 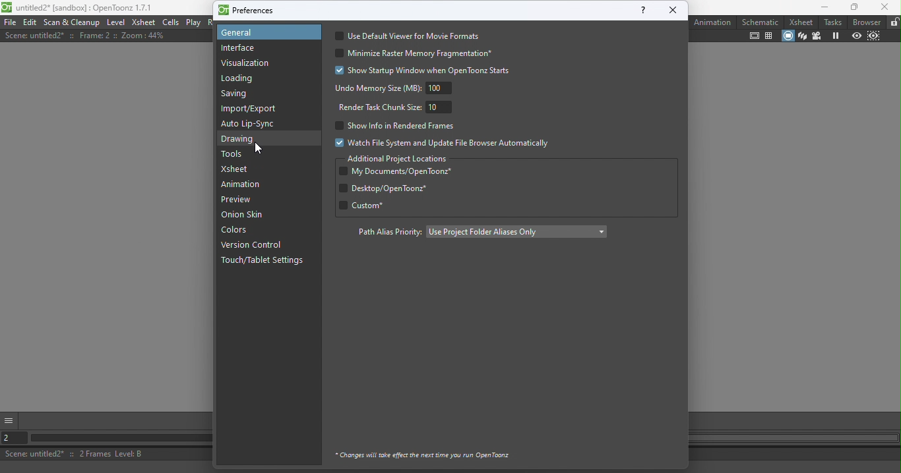 What do you see at coordinates (713, 22) in the screenshot?
I see `Animation` at bounding box center [713, 22].